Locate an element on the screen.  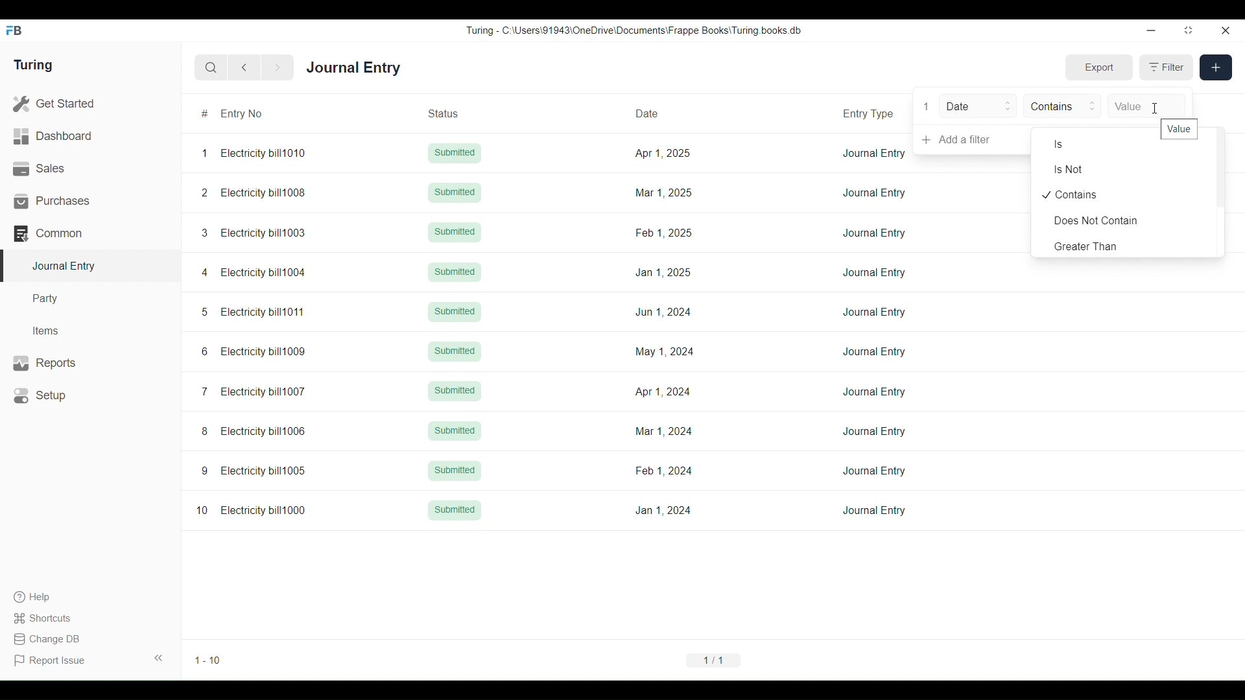
Mar 1, 2025 is located at coordinates (662, 192).